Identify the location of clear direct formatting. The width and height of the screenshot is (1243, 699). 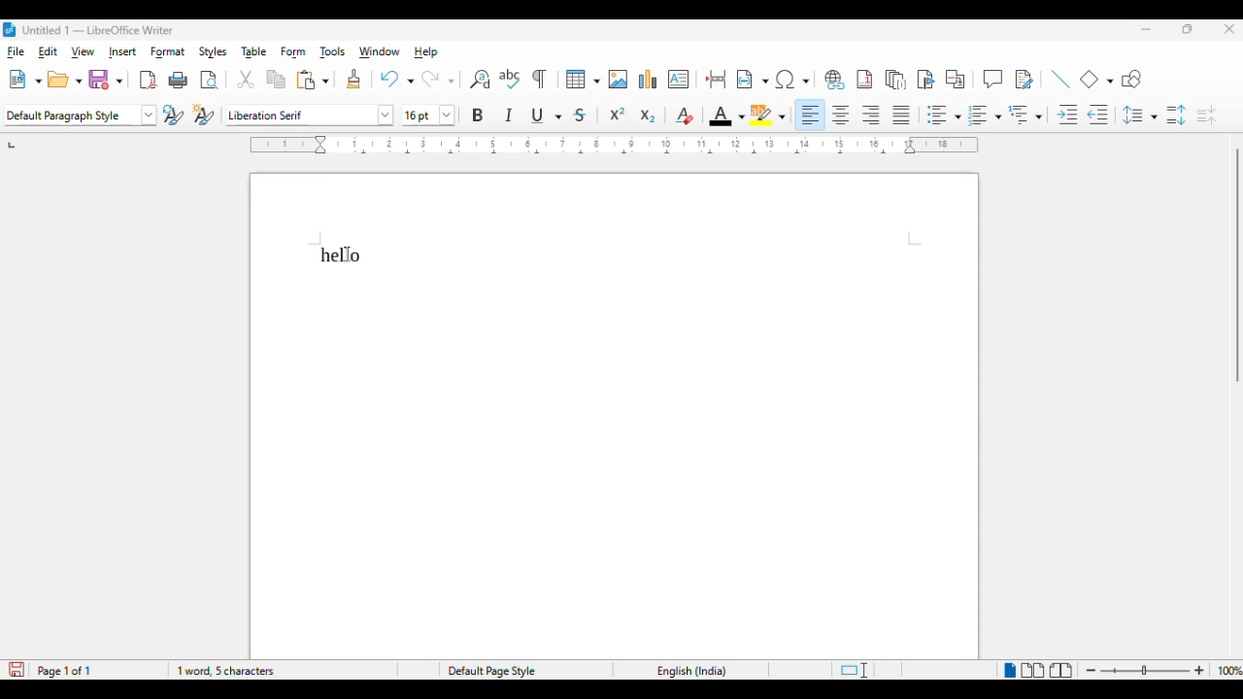
(684, 116).